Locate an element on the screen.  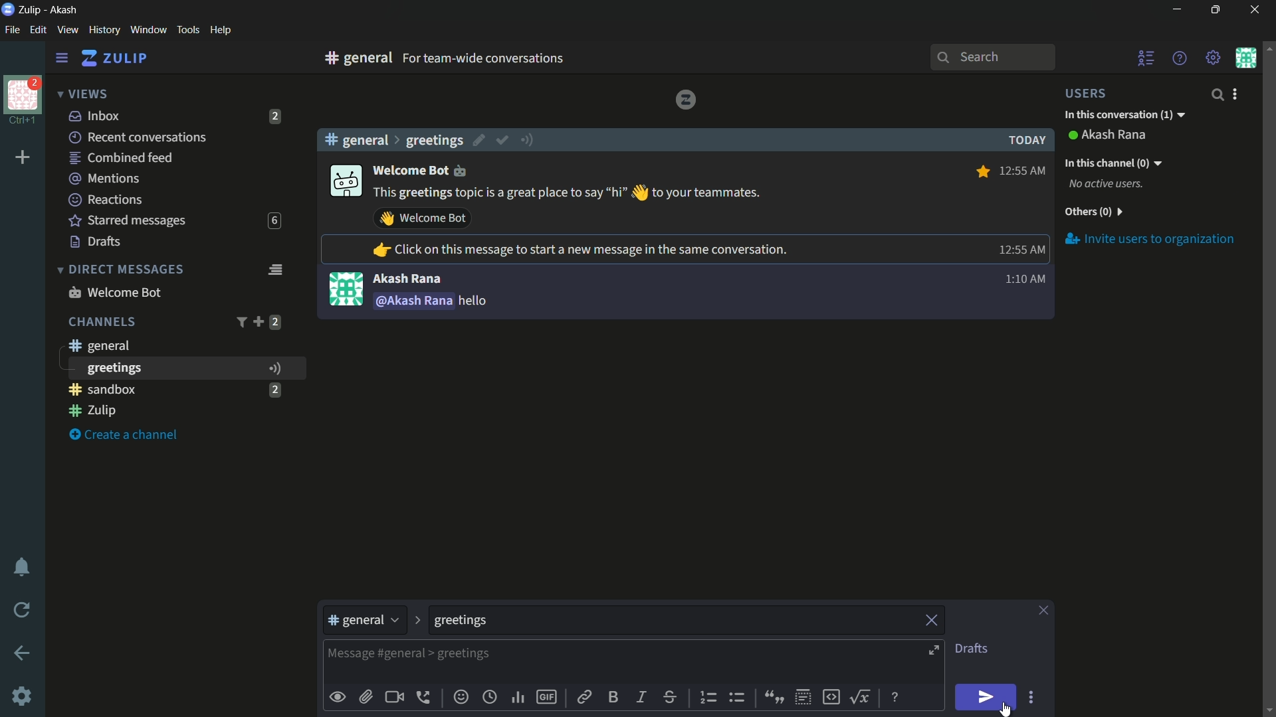
mark as resolved is located at coordinates (504, 141).